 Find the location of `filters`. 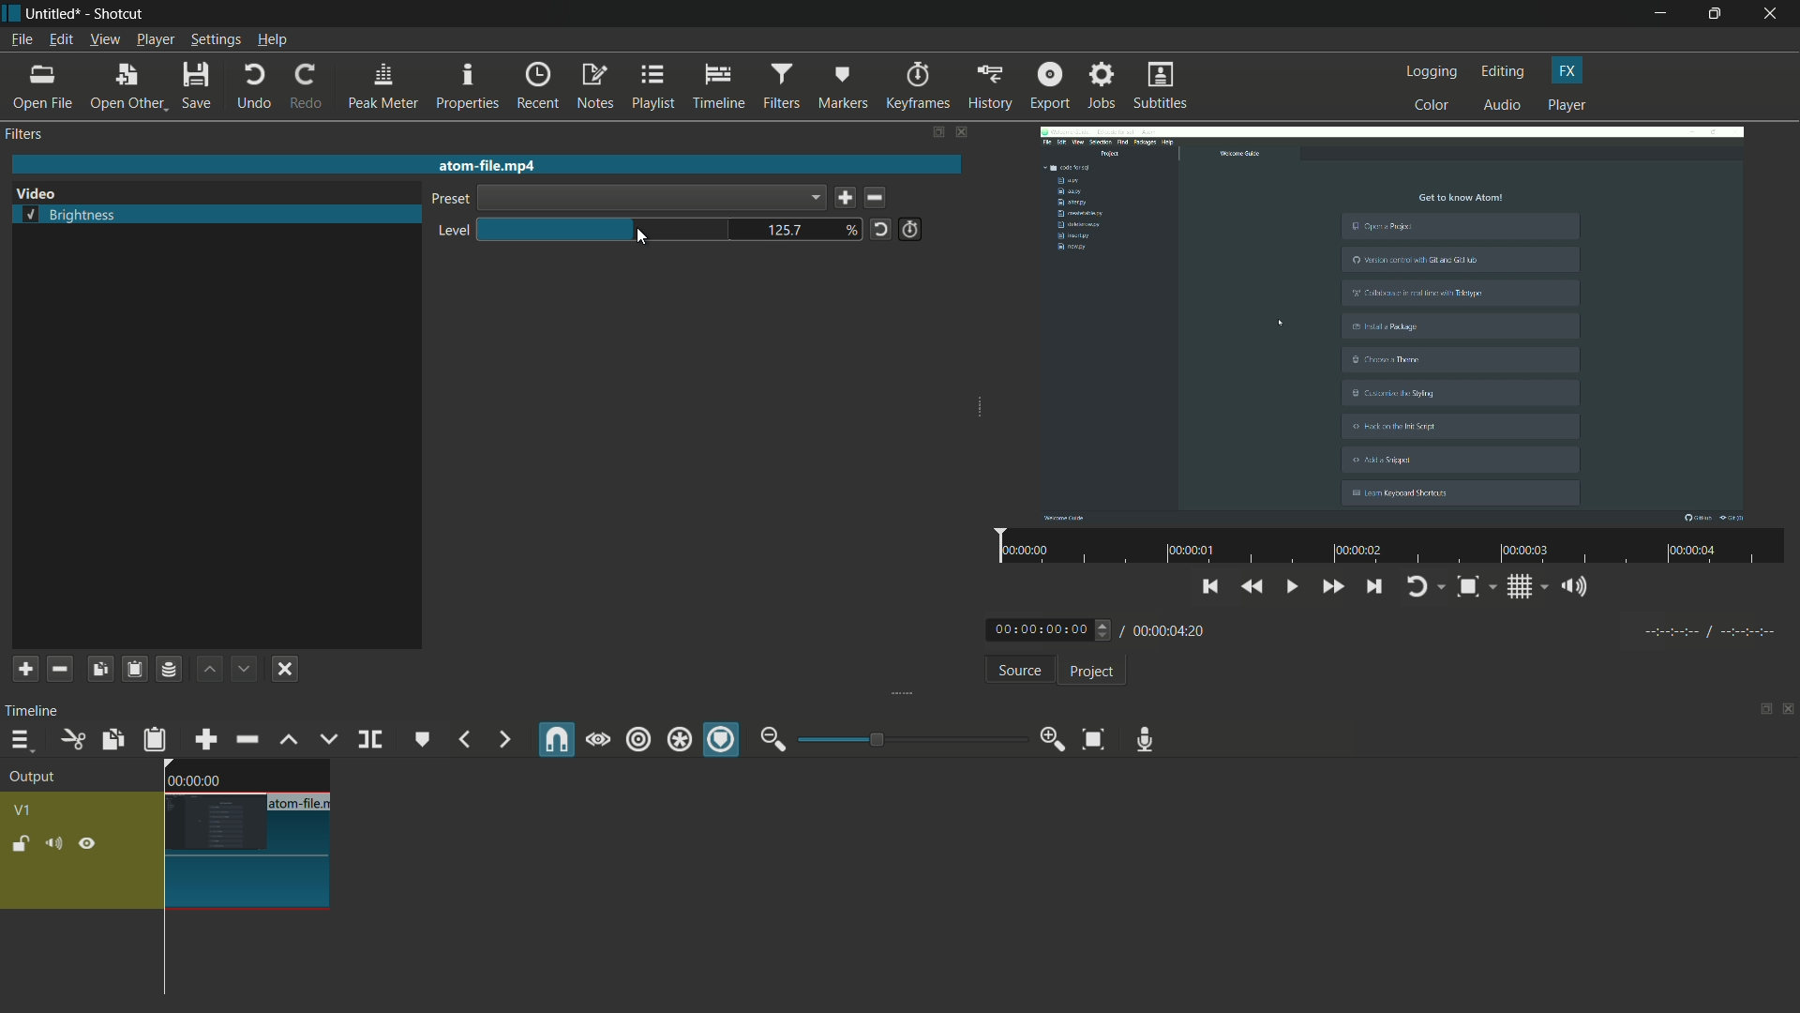

filters is located at coordinates (26, 134).